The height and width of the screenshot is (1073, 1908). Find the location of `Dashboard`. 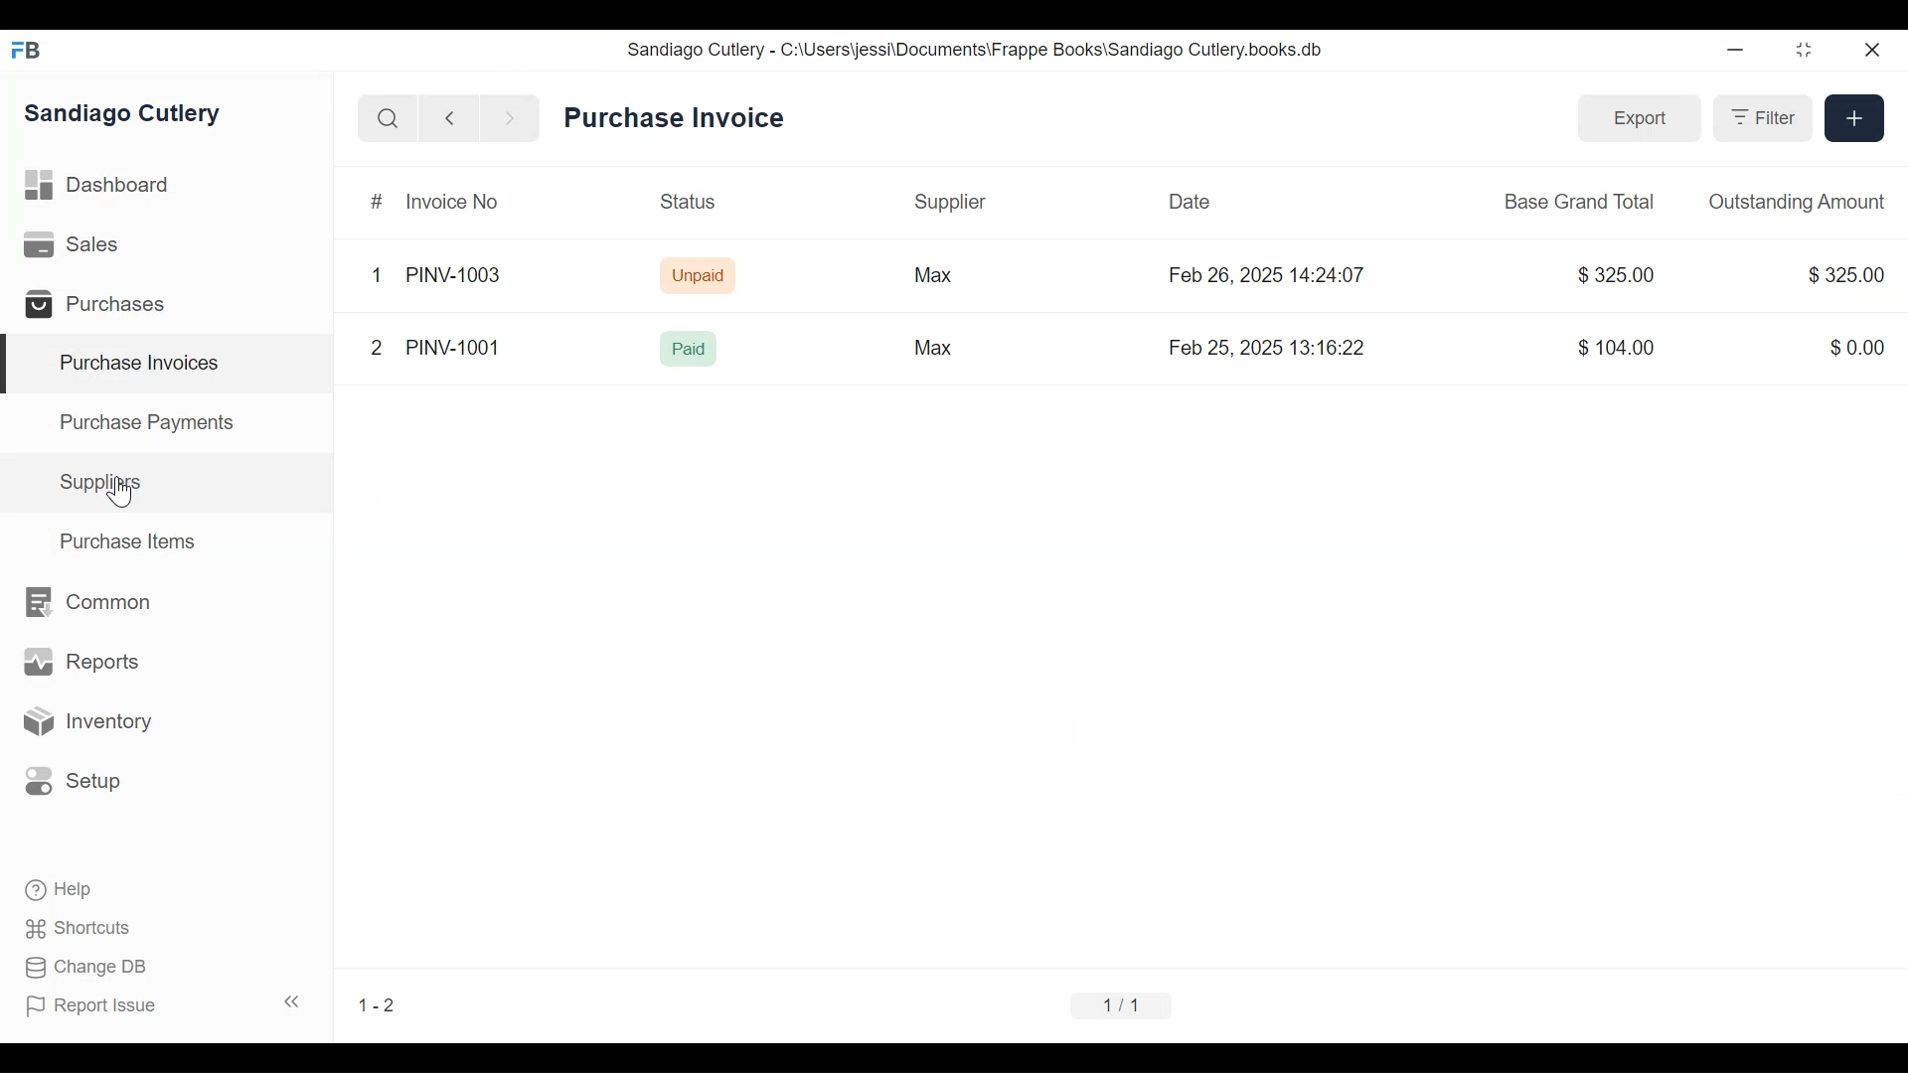

Dashboard is located at coordinates (109, 183).